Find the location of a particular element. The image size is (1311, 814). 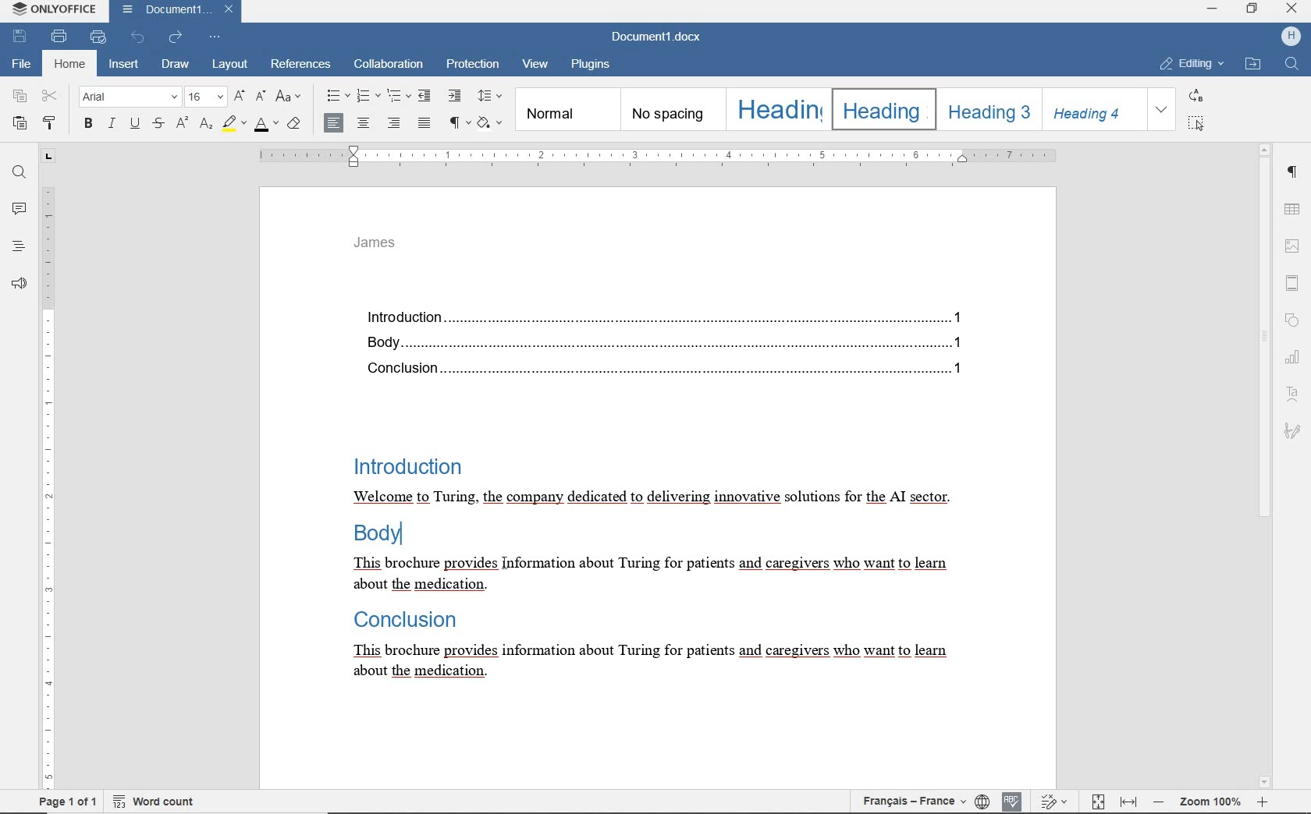

SAVE is located at coordinates (20, 37).